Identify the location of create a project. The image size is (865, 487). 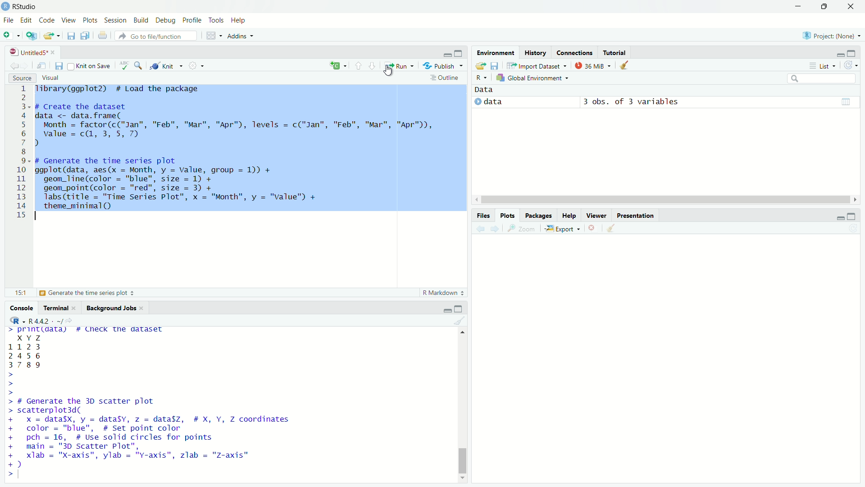
(32, 36).